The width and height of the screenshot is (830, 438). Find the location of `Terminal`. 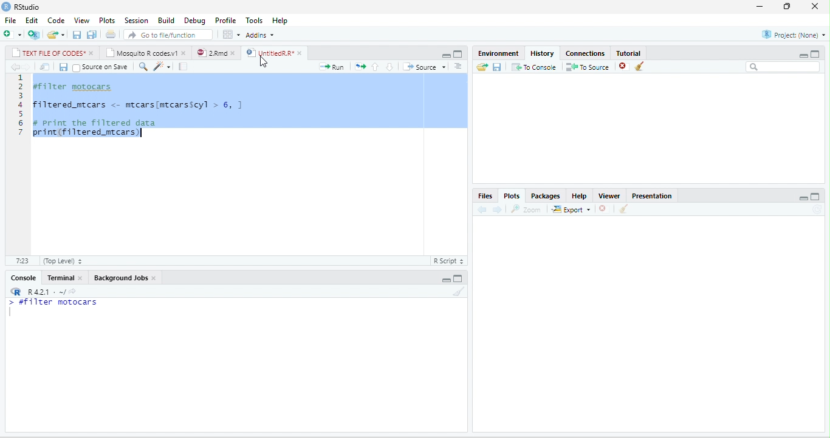

Terminal is located at coordinates (59, 277).